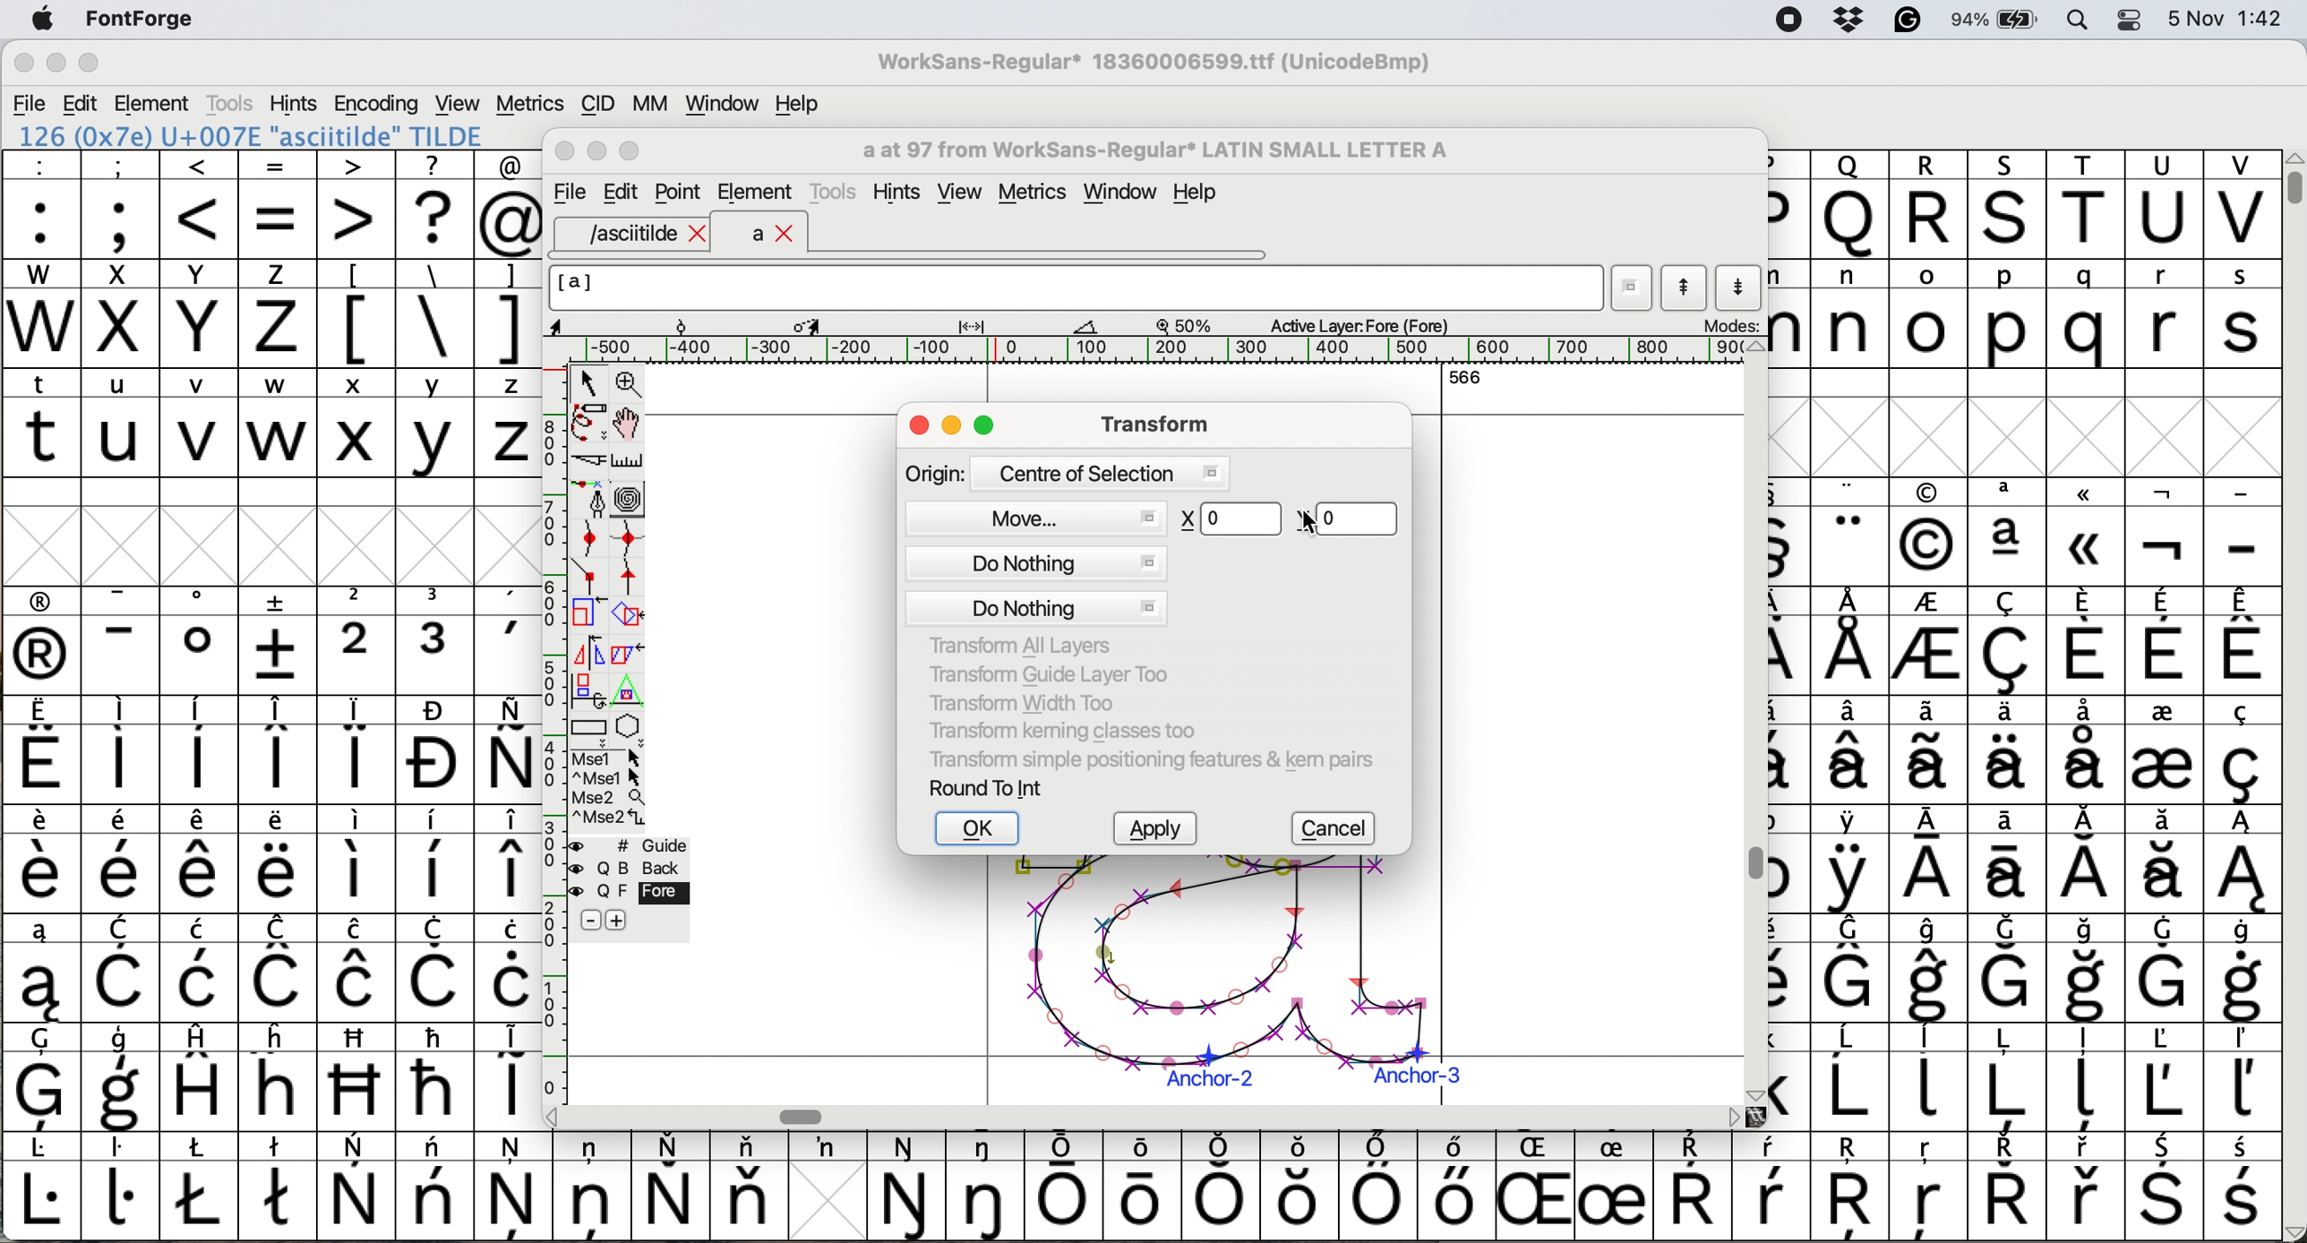 This screenshot has height=1243, width=2307. What do you see at coordinates (1147, 1183) in the screenshot?
I see `symbol` at bounding box center [1147, 1183].